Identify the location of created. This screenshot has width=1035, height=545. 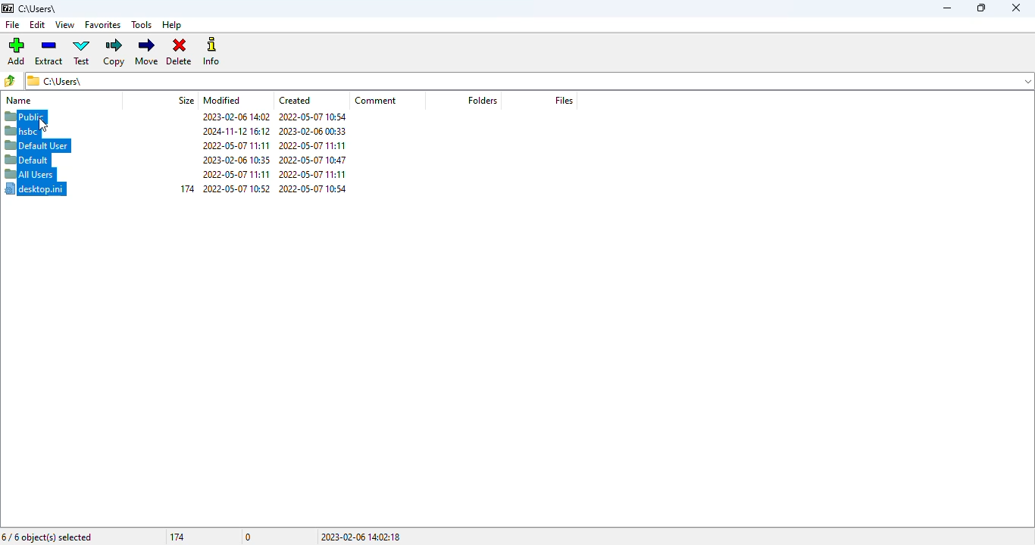
(294, 100).